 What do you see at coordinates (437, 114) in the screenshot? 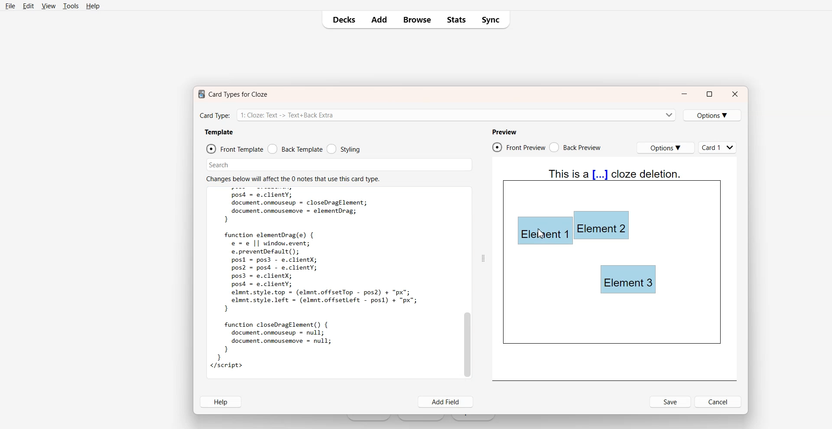
I see `Card Type` at bounding box center [437, 114].